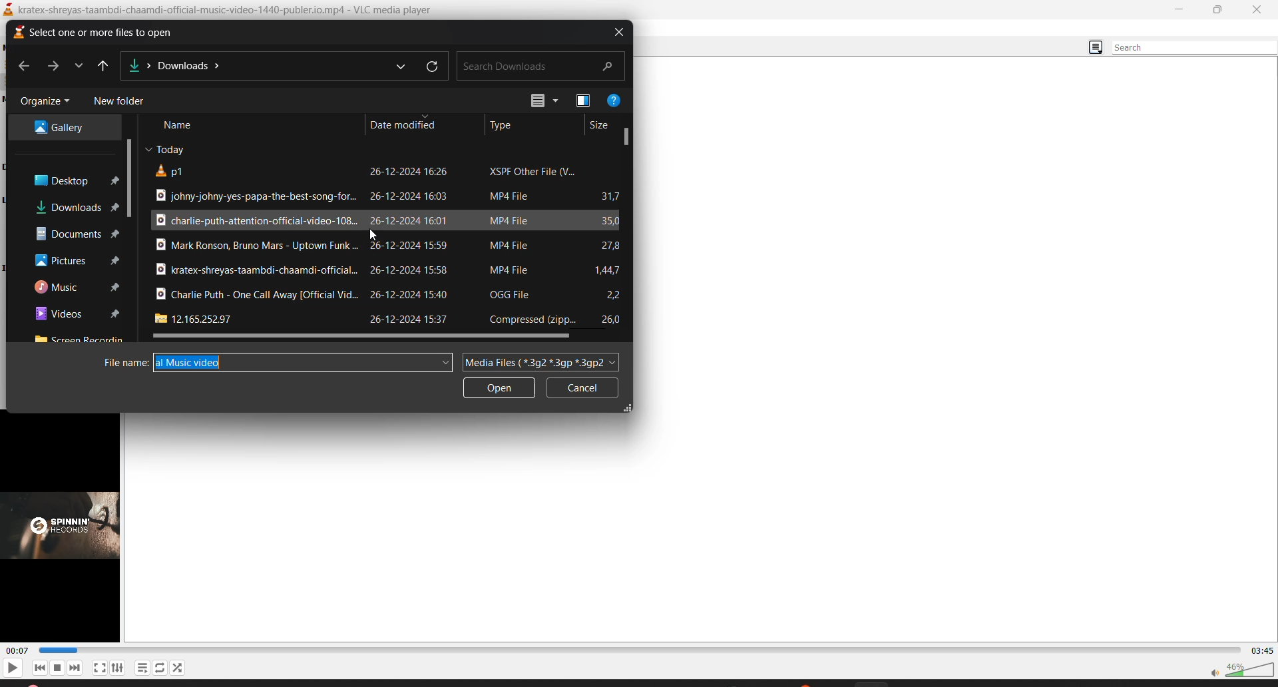 The height and width of the screenshot is (687, 1278). What do you see at coordinates (1263, 649) in the screenshot?
I see `total track time` at bounding box center [1263, 649].